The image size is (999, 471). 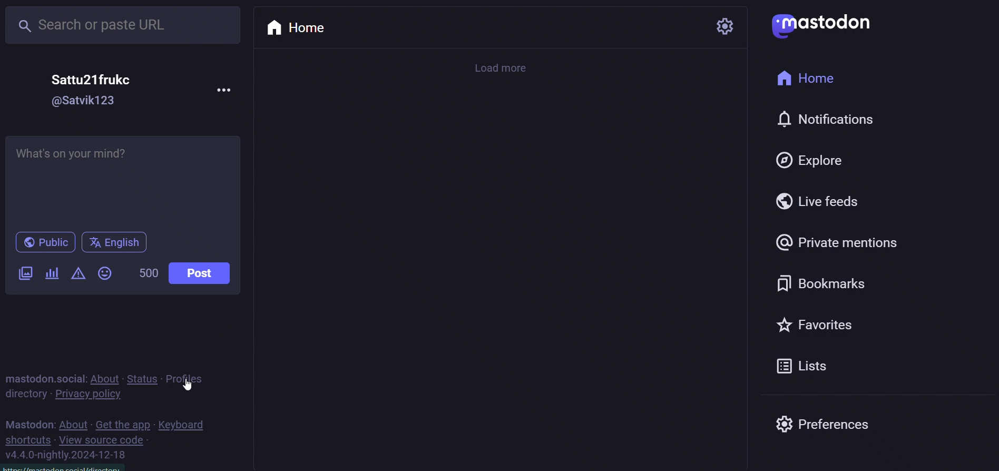 I want to click on view source code, so click(x=104, y=440).